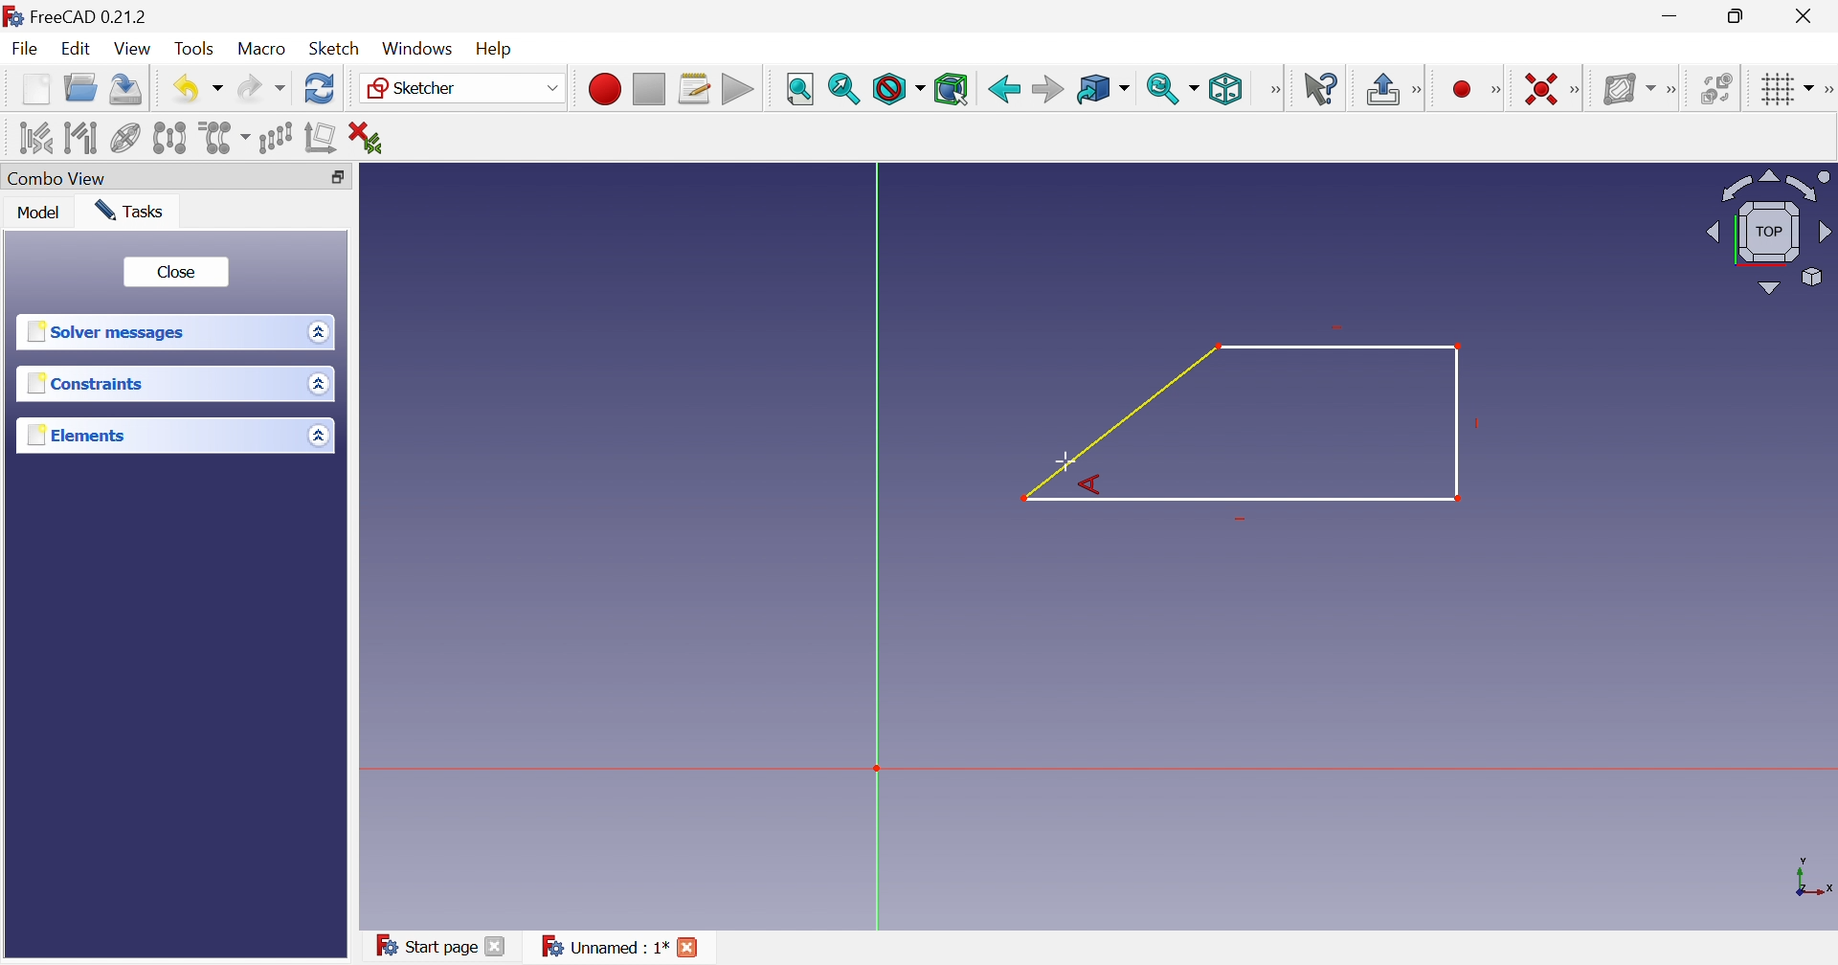 This screenshot has height=965, width=1838. I want to click on Show/Hide internal geometry, so click(124, 138).